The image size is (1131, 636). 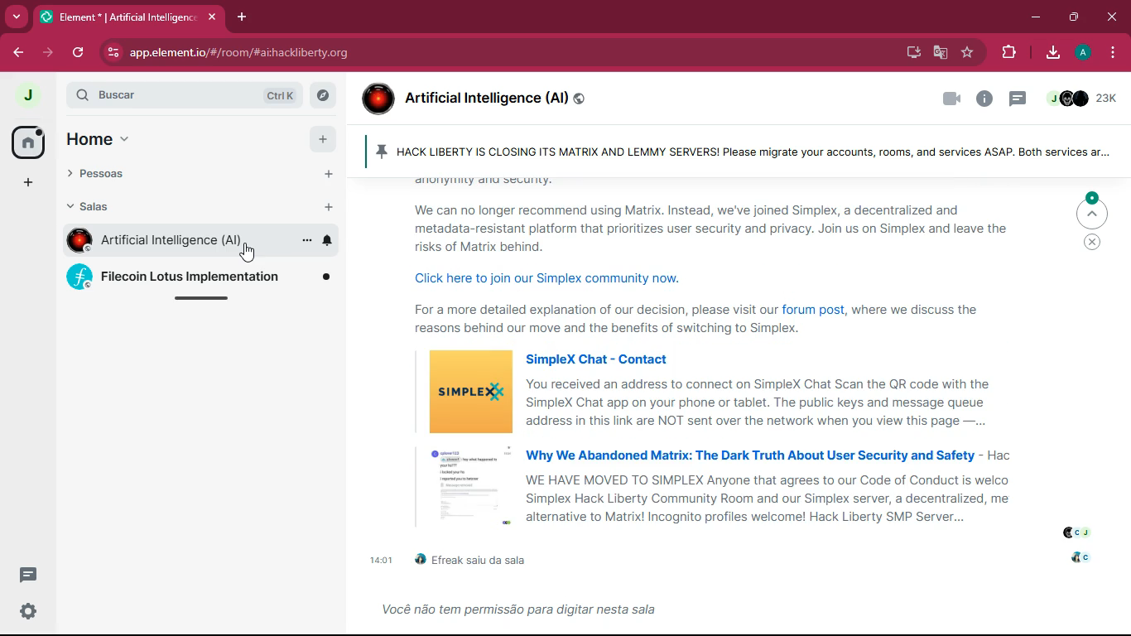 What do you see at coordinates (49, 54) in the screenshot?
I see `forward` at bounding box center [49, 54].